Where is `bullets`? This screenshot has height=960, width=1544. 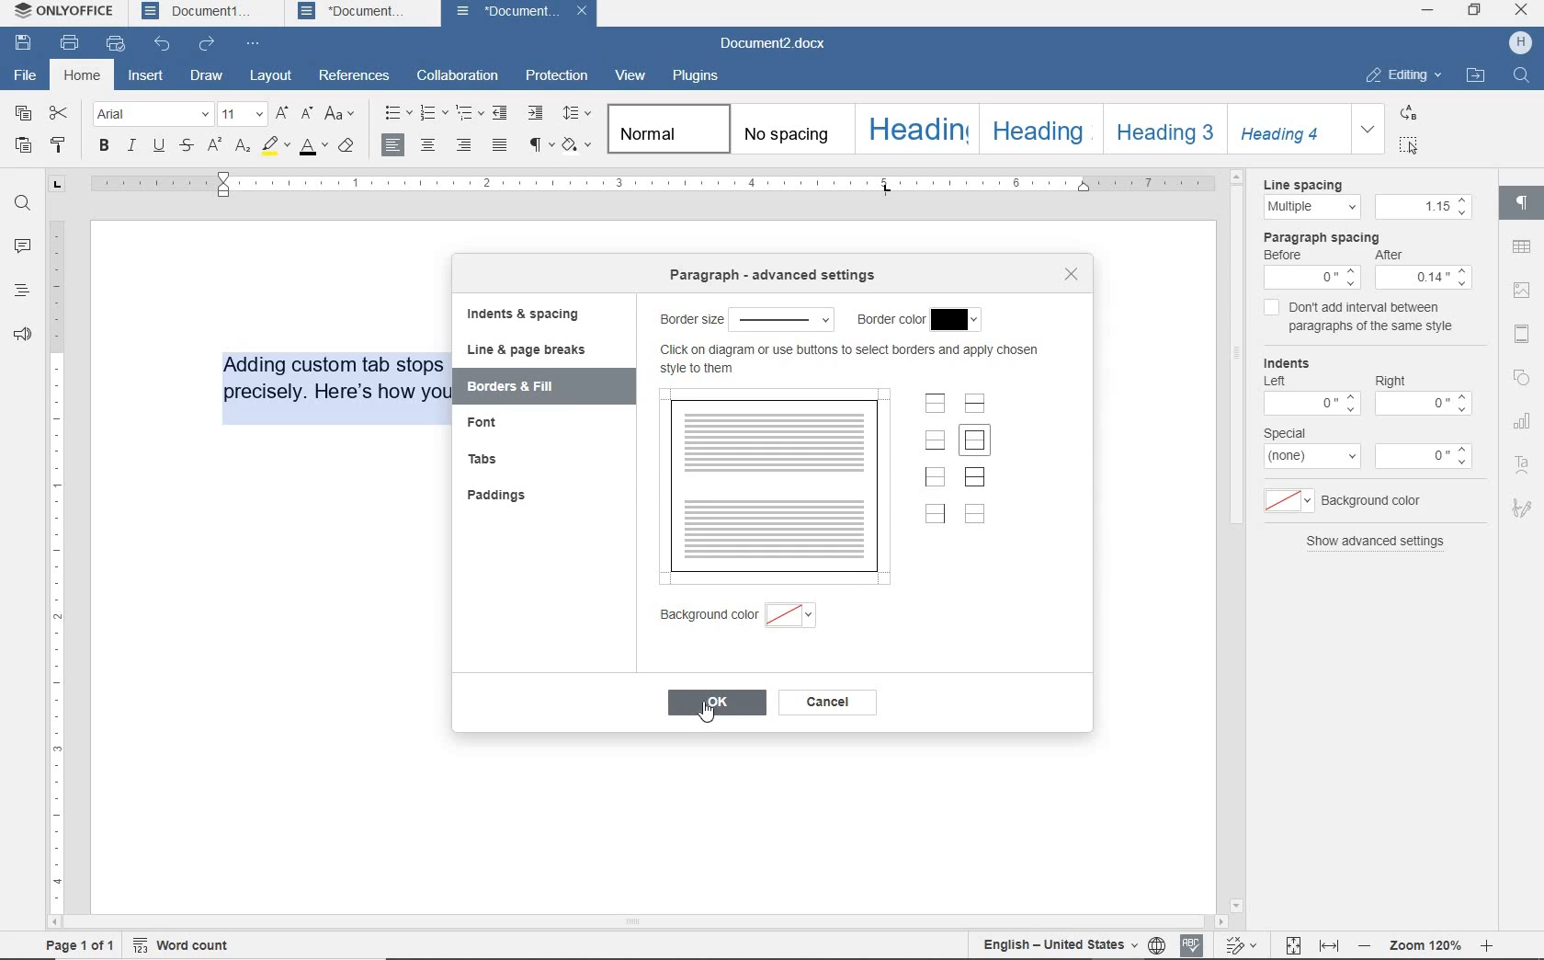
bullets is located at coordinates (395, 112).